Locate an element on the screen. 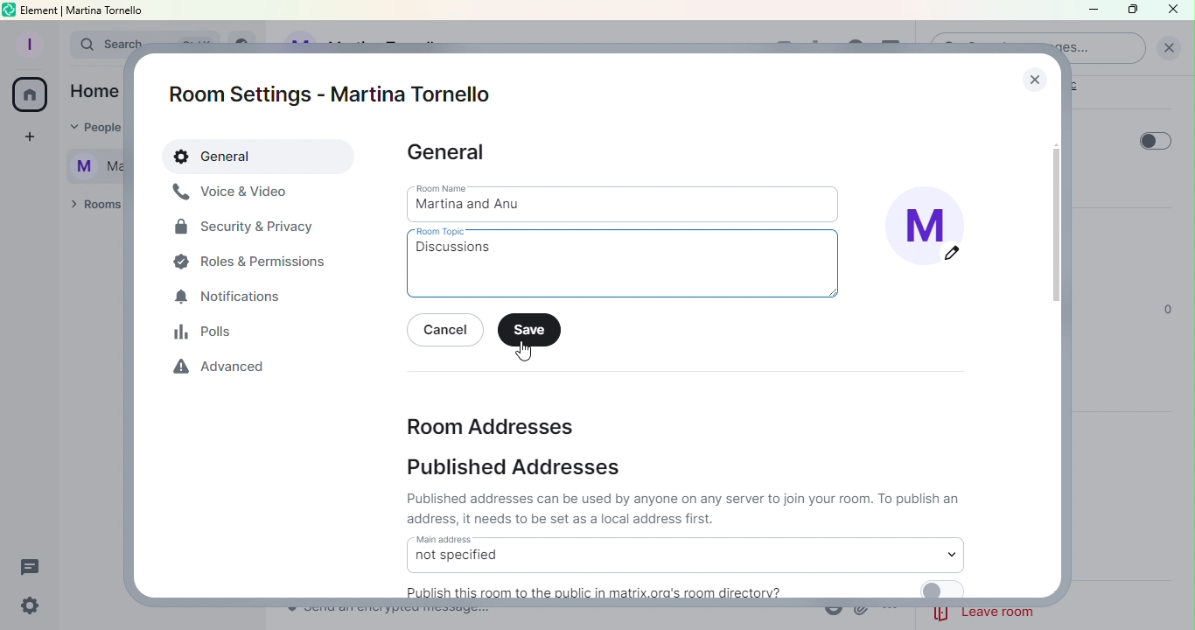  Room topic is located at coordinates (629, 264).